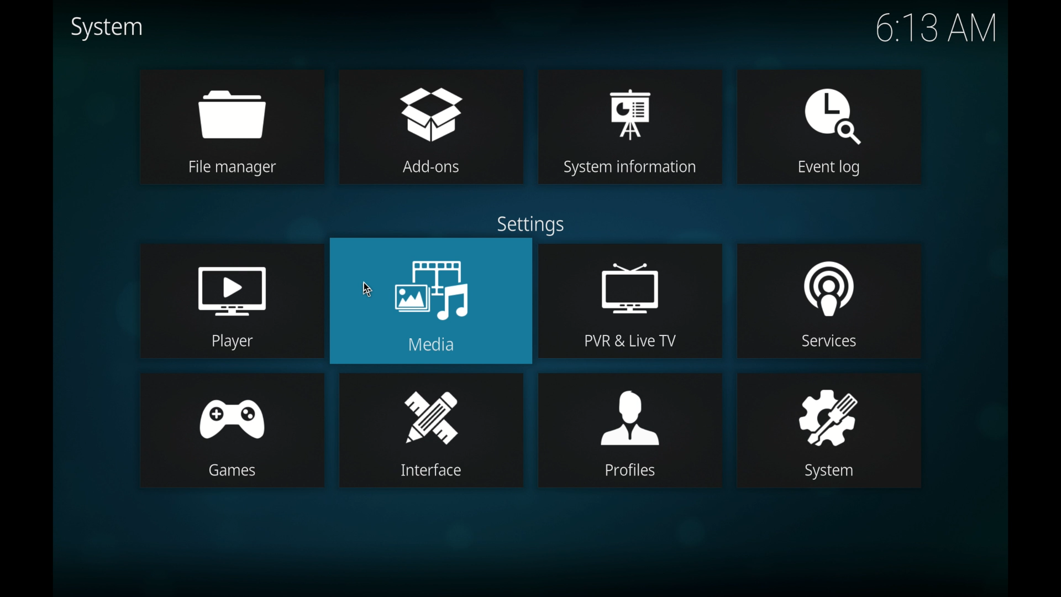 The image size is (1061, 597). I want to click on interface, so click(432, 431).